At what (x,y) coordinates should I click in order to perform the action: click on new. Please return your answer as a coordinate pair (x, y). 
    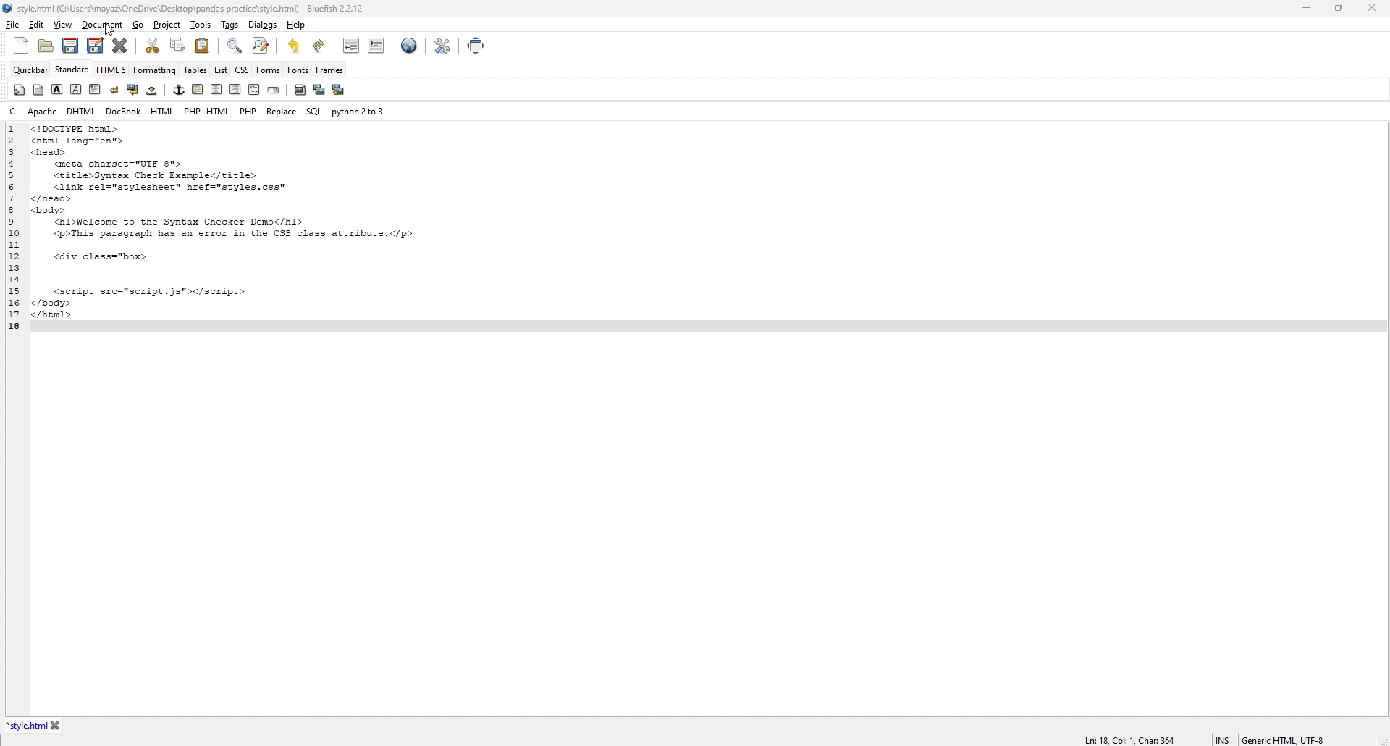
    Looking at the image, I should click on (20, 45).